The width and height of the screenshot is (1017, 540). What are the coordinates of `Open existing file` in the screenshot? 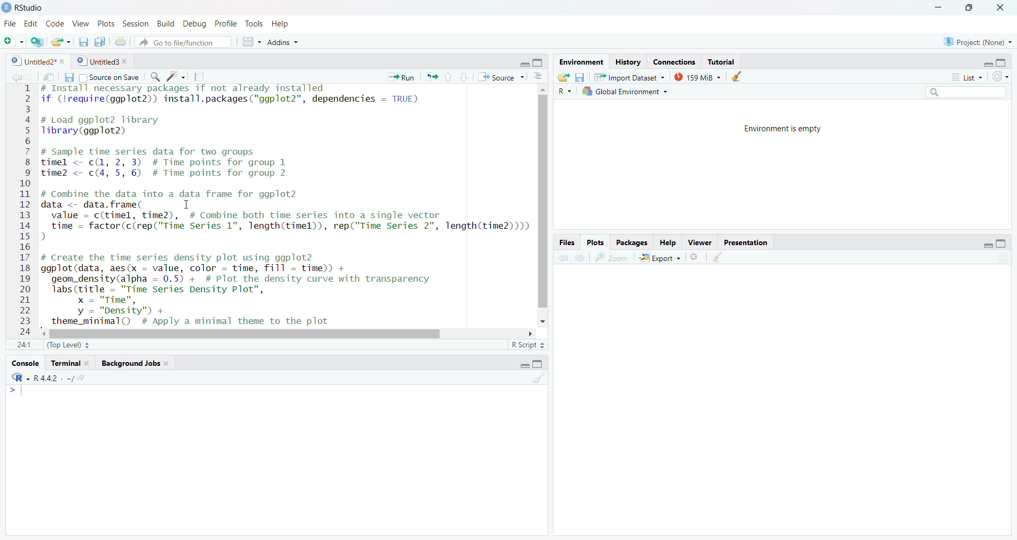 It's located at (61, 42).